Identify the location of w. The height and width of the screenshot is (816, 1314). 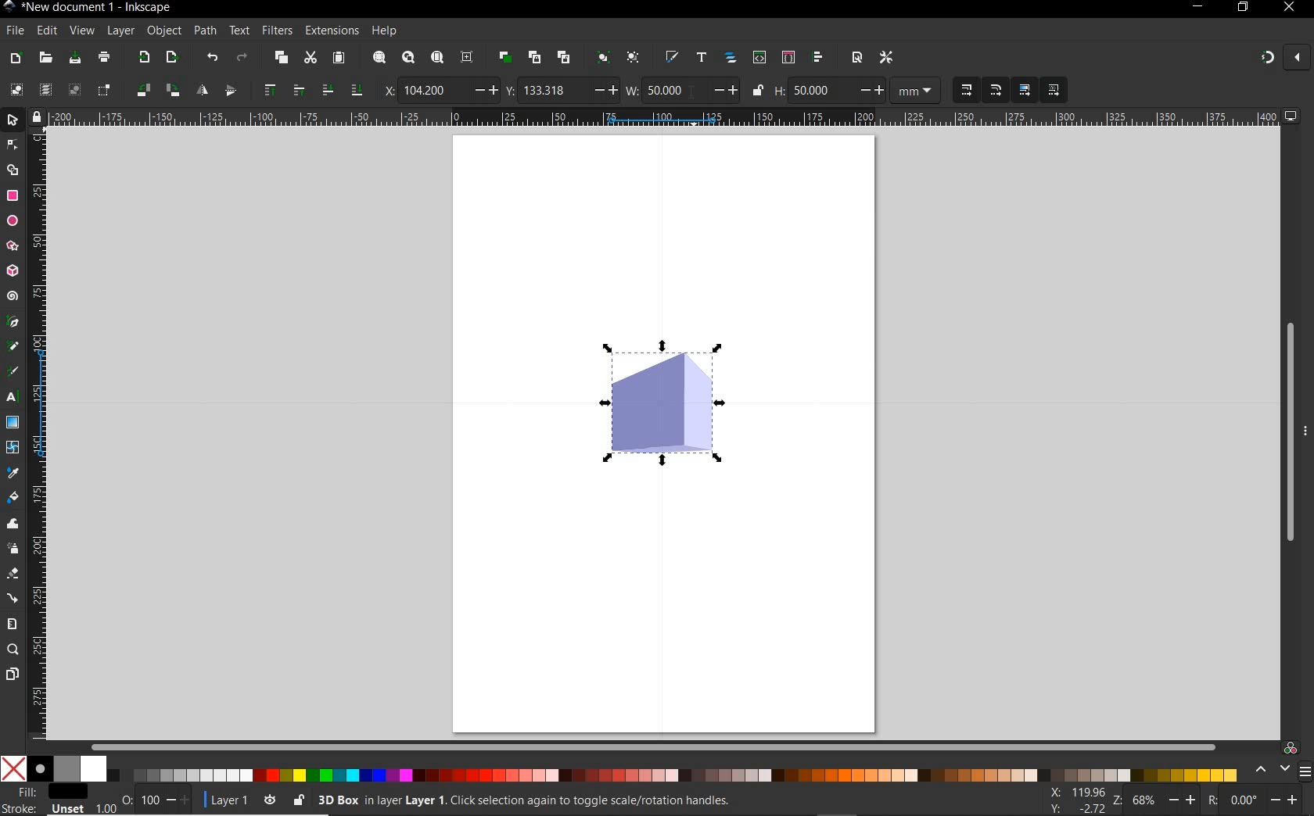
(632, 90).